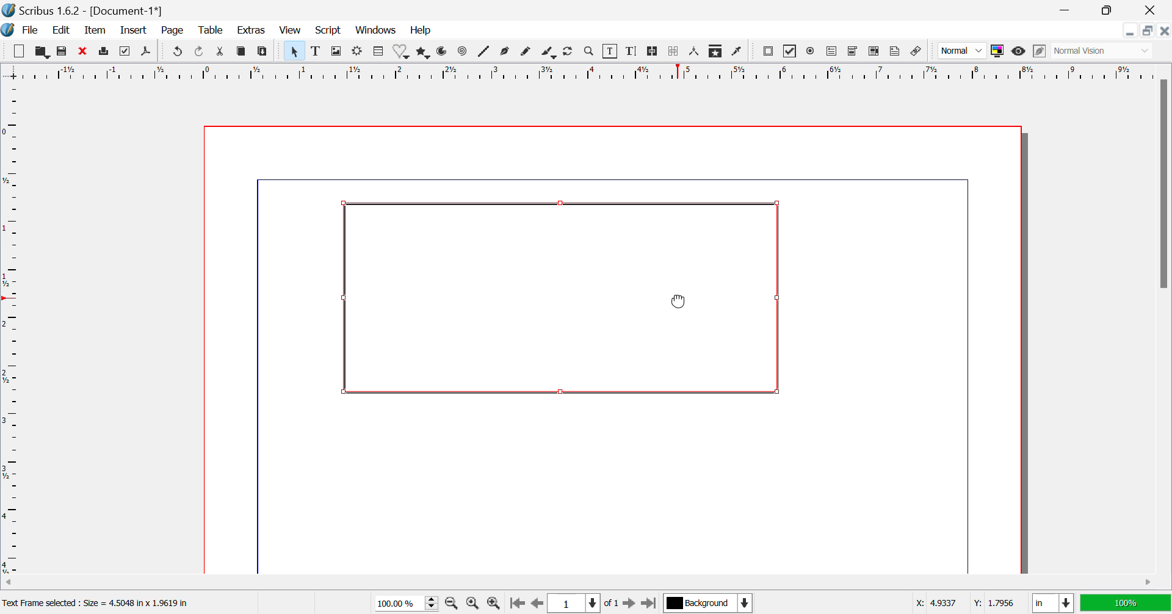 The height and width of the screenshot is (614, 1172). Describe the element at coordinates (769, 52) in the screenshot. I see `Pdf Push button` at that location.